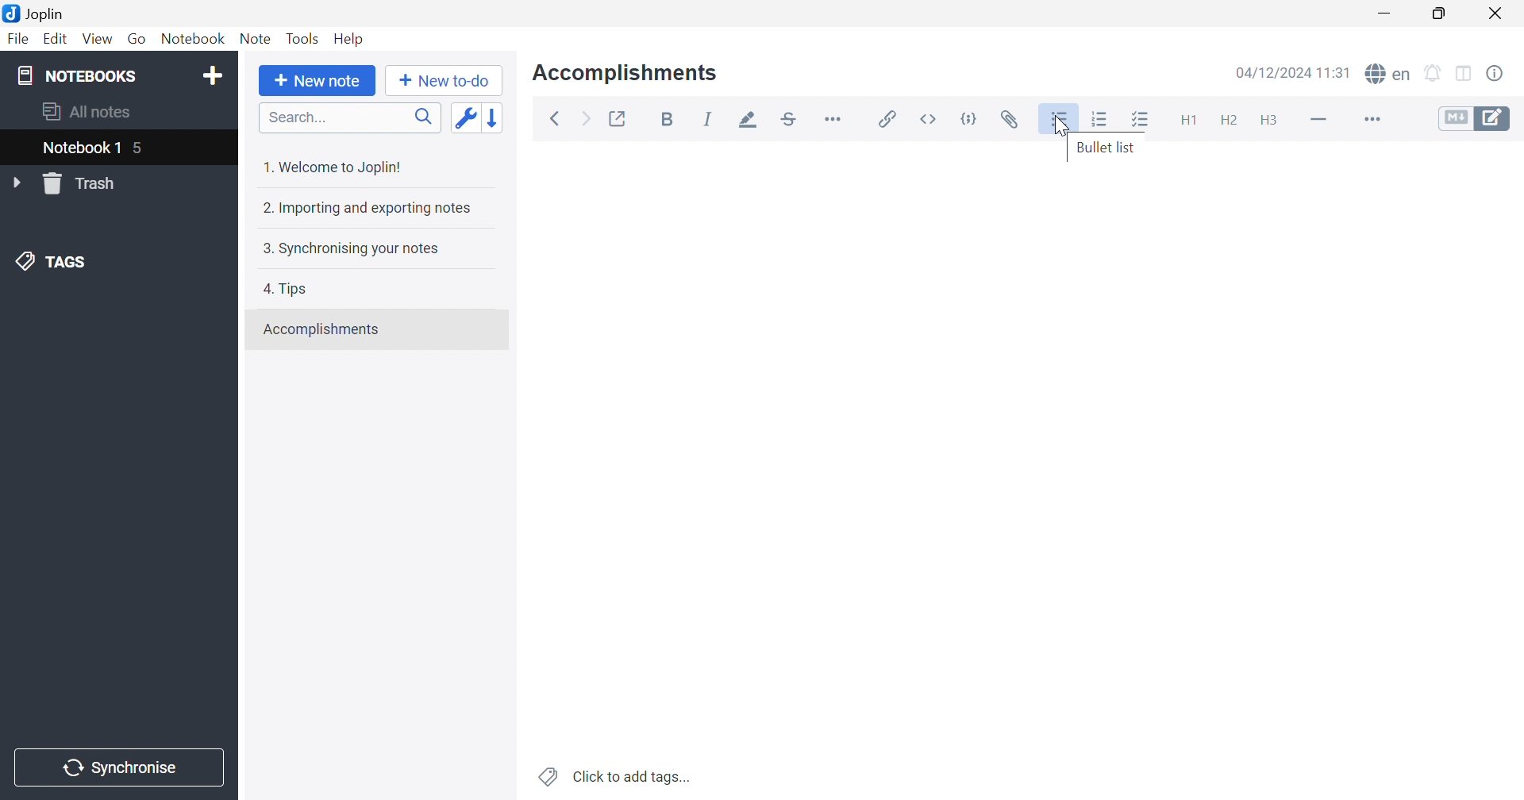  What do you see at coordinates (1190, 121) in the screenshot?
I see `Heading 1` at bounding box center [1190, 121].